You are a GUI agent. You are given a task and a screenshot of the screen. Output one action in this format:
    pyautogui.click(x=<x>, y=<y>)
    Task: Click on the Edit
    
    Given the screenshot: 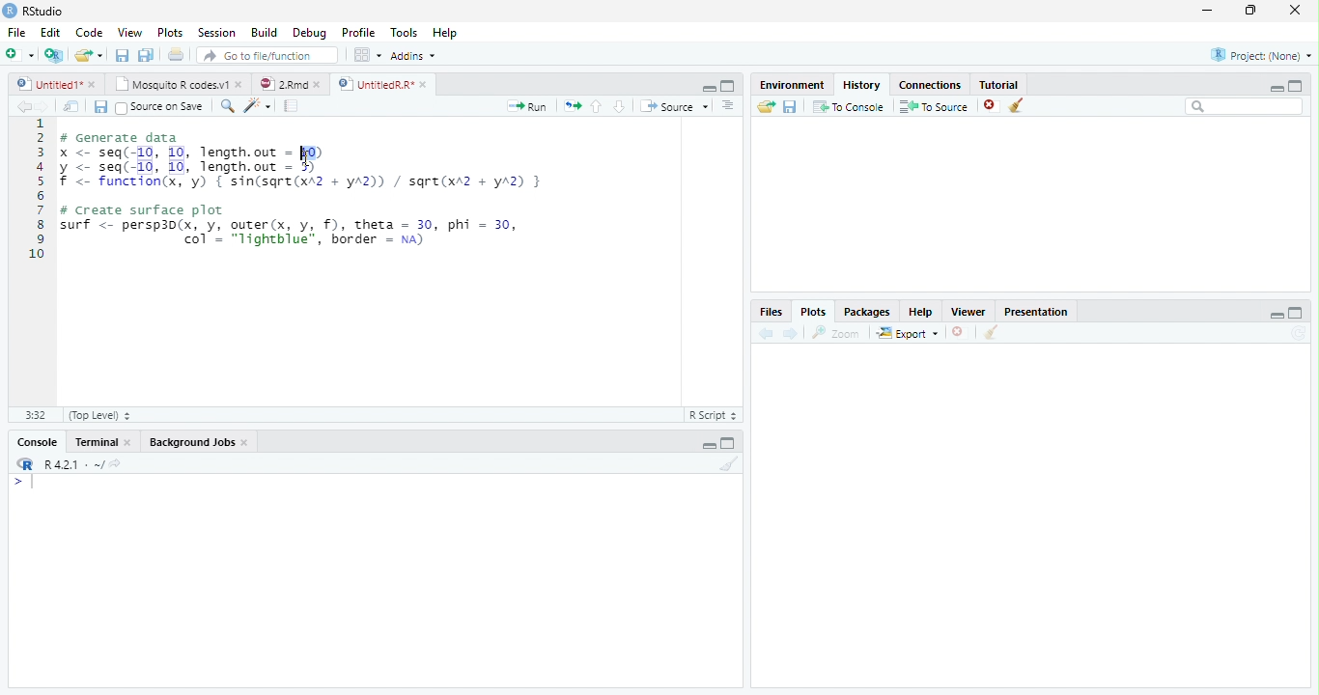 What is the action you would take?
    pyautogui.click(x=49, y=32)
    